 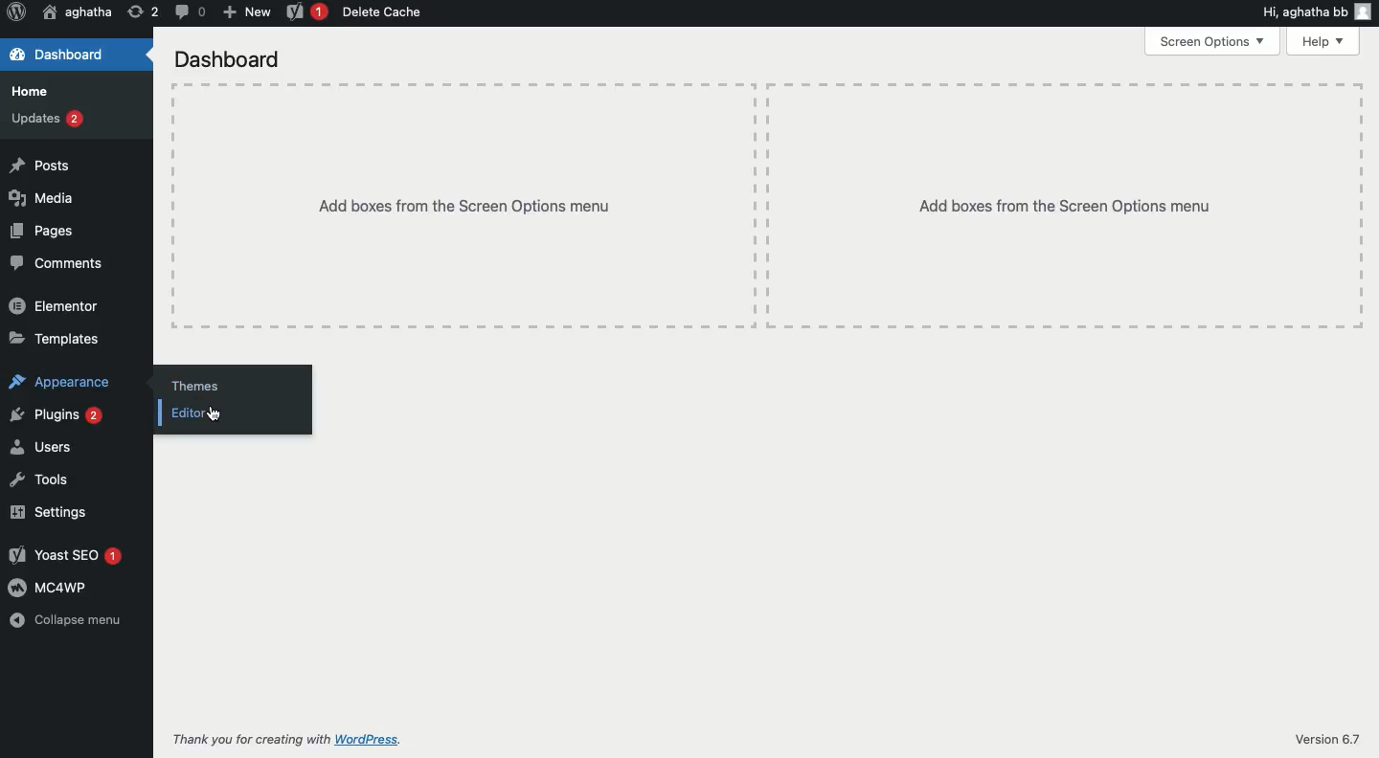 What do you see at coordinates (214, 415) in the screenshot?
I see `cursor` at bounding box center [214, 415].